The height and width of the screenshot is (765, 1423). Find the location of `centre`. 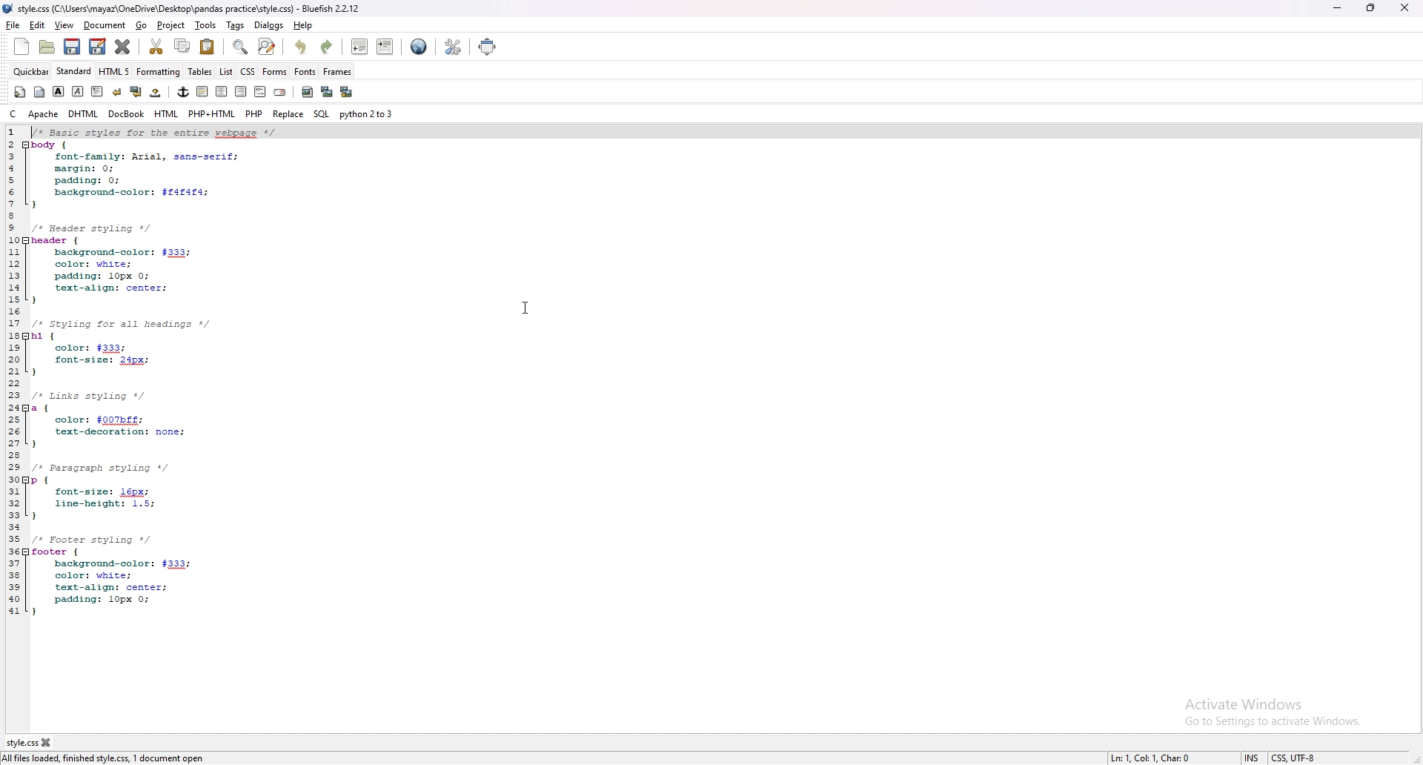

centre is located at coordinates (222, 90).